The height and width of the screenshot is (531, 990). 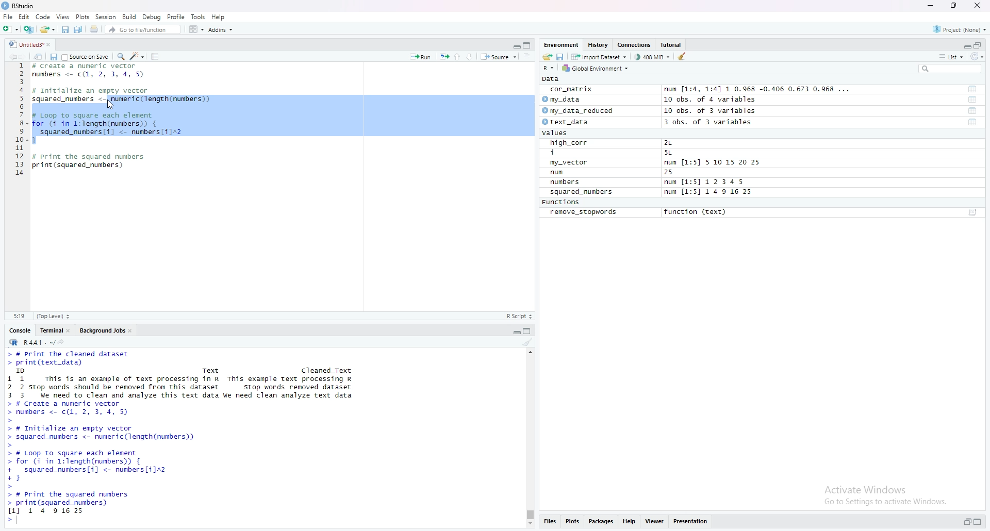 I want to click on num [1:5] 1 4 9 16 25, so click(x=709, y=192).